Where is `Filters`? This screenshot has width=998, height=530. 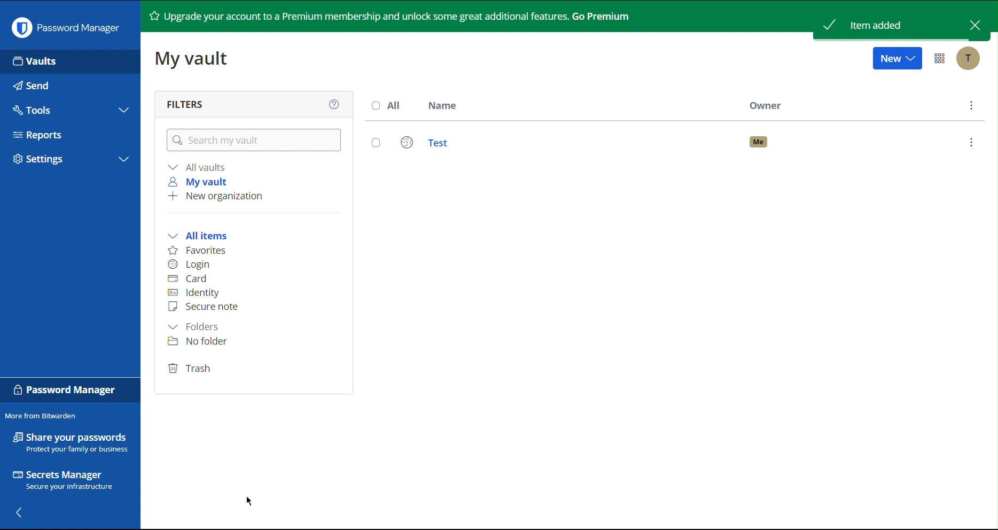
Filters is located at coordinates (188, 103).